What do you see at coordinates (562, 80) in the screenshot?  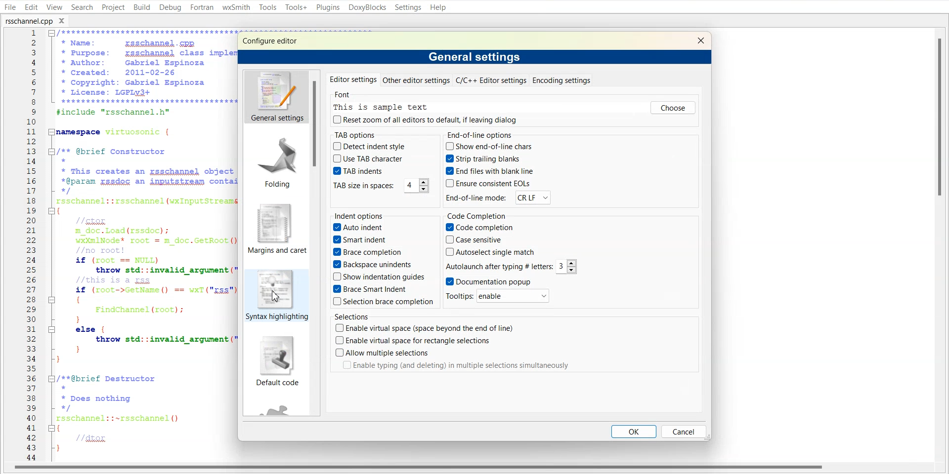 I see `Encoding settings` at bounding box center [562, 80].